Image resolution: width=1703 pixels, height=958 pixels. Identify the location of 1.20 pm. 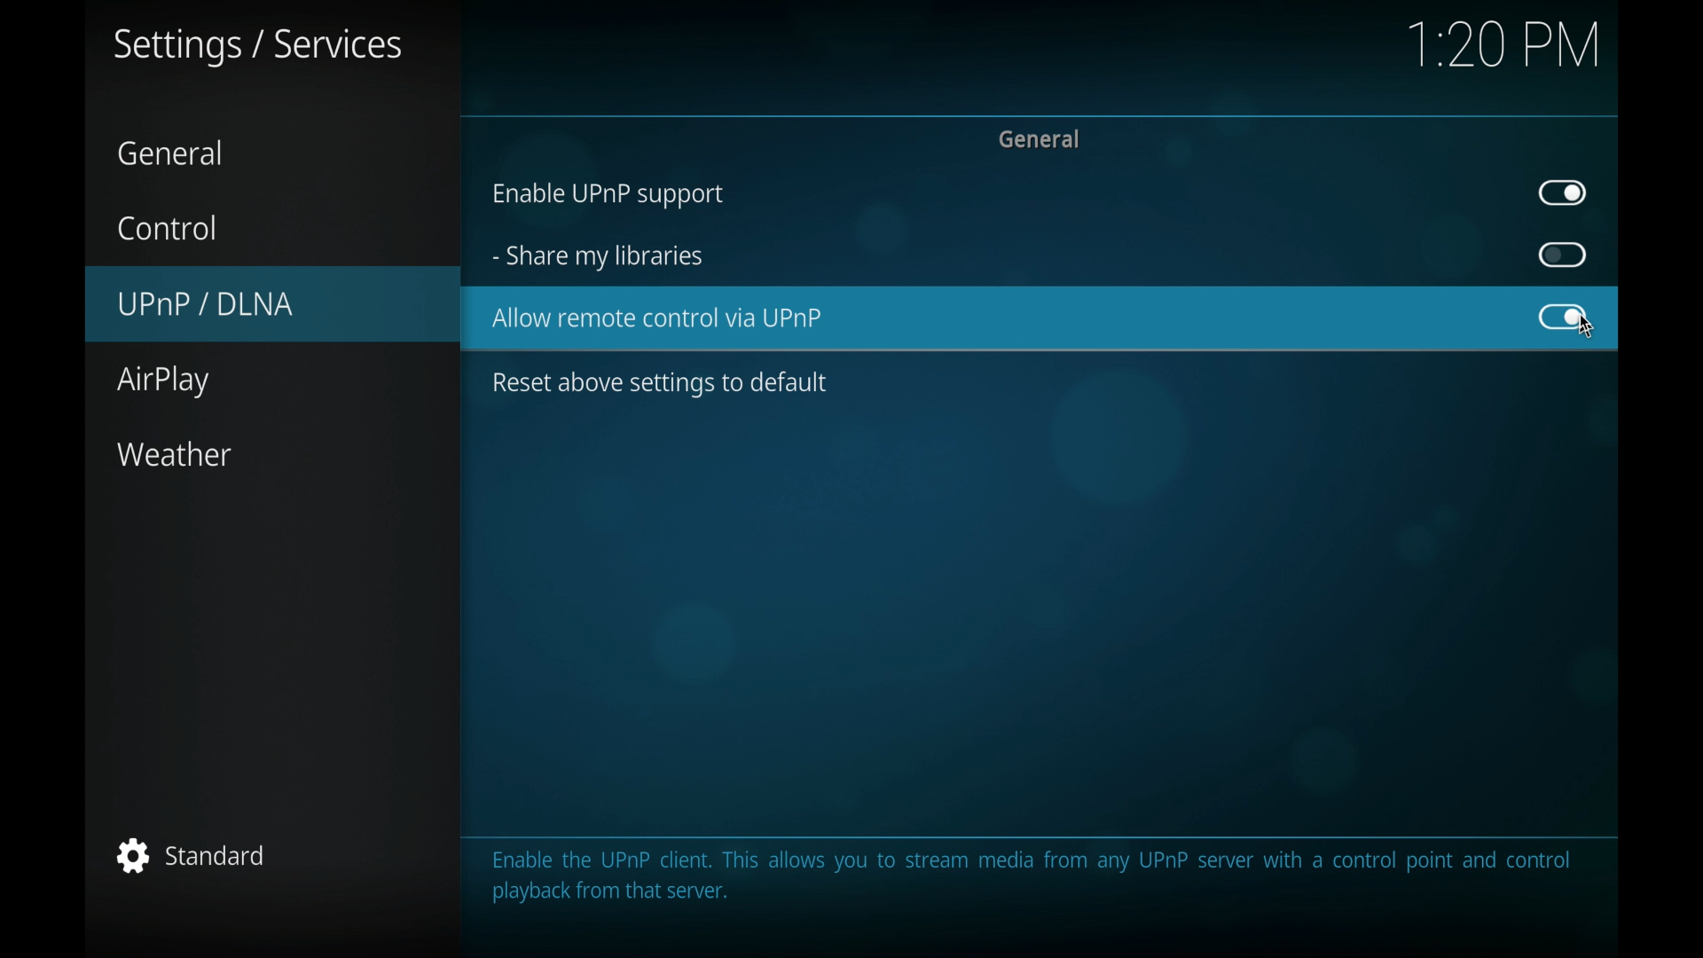
(1505, 47).